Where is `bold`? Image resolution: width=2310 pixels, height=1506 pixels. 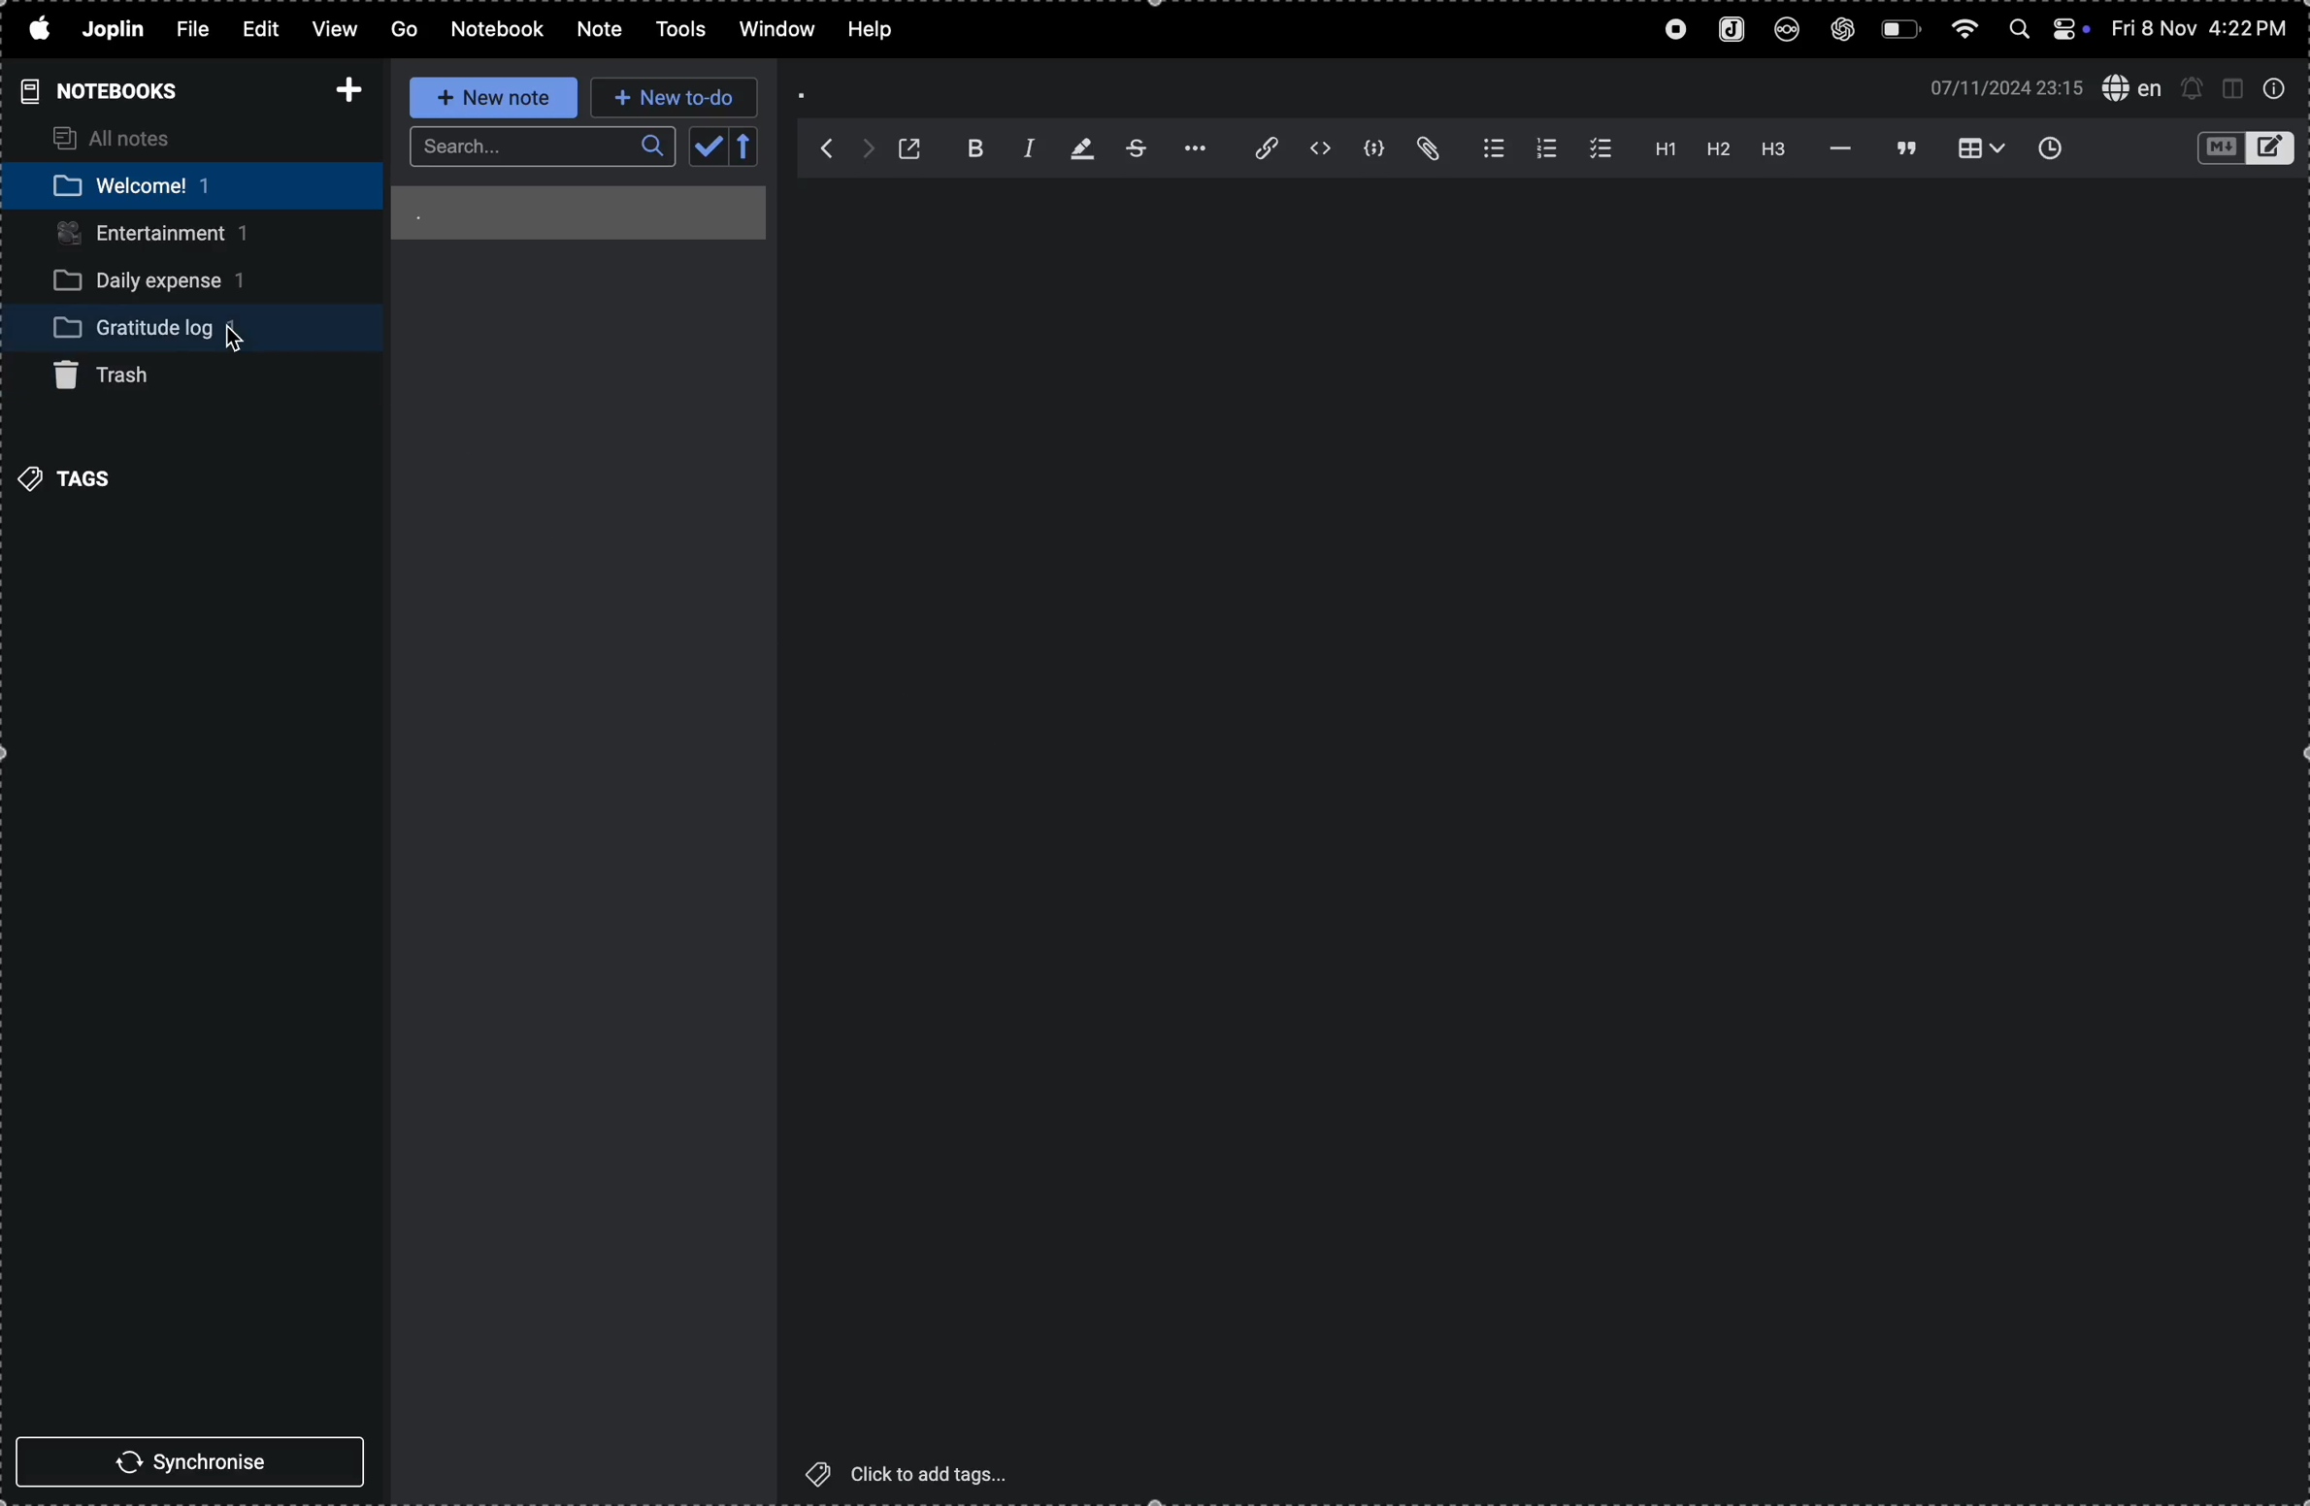
bold is located at coordinates (967, 147).